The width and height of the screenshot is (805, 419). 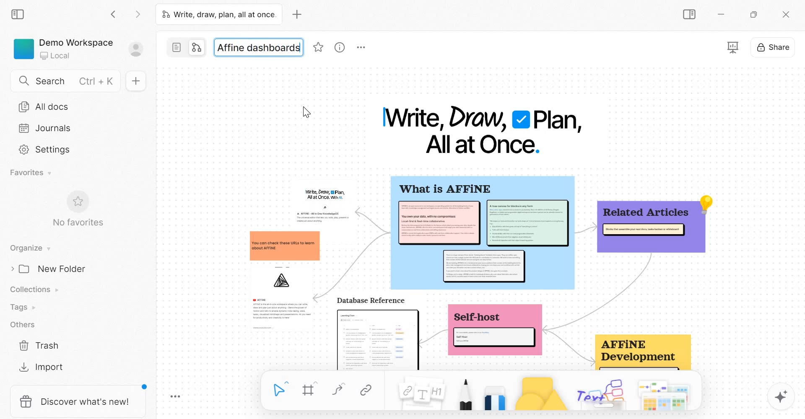 What do you see at coordinates (478, 273) in the screenshot?
I see `mind map` at bounding box center [478, 273].